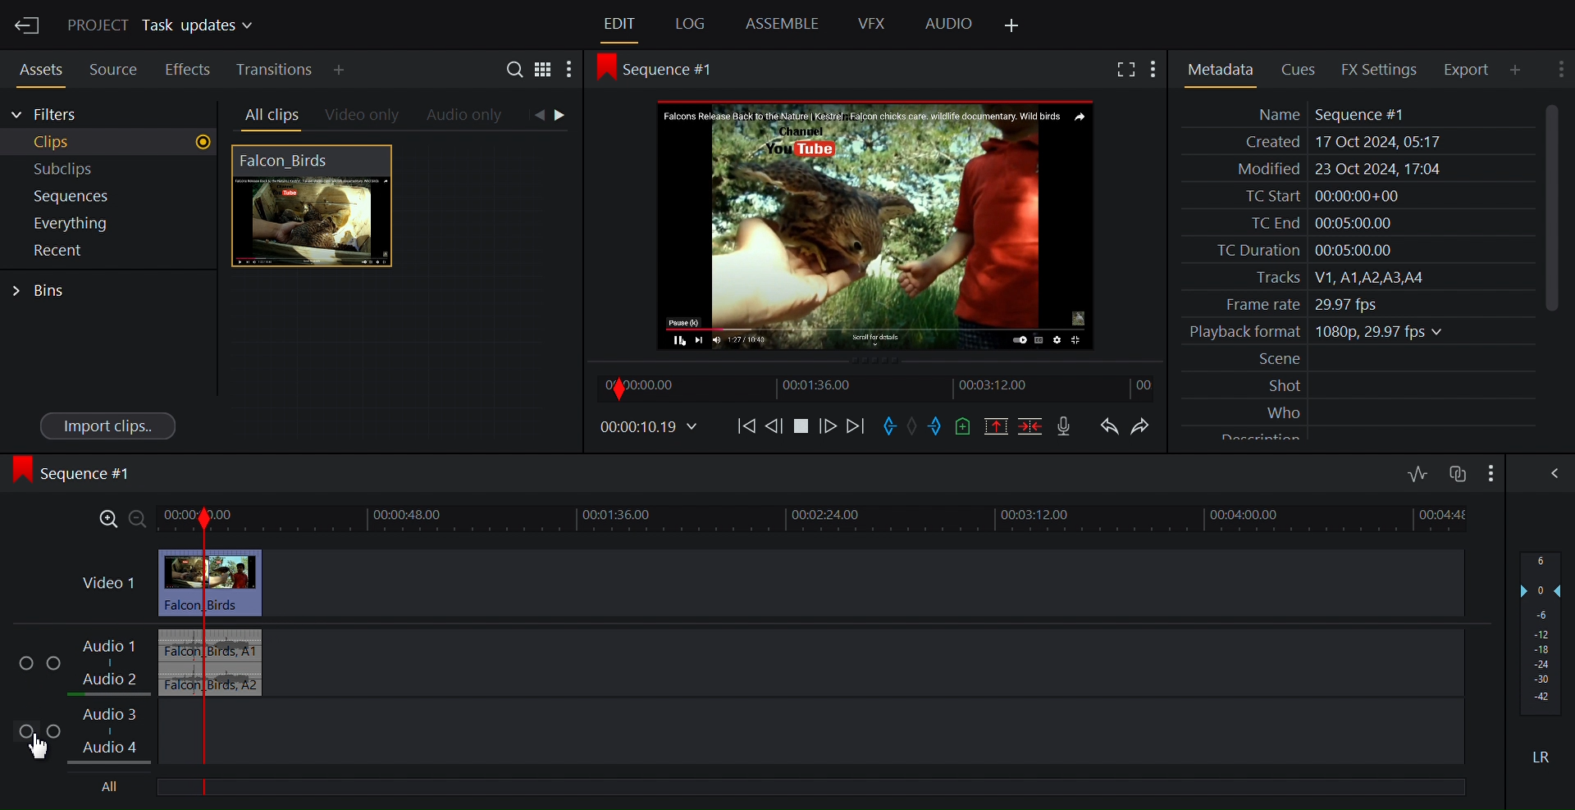 This screenshot has width=1575, height=810. I want to click on Search, so click(518, 71).